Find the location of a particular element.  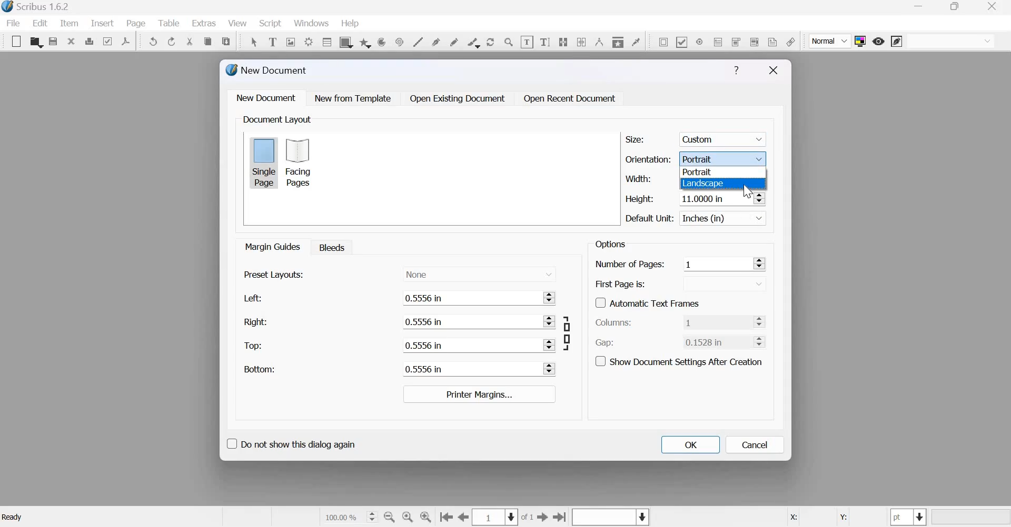

Increase and Decrease is located at coordinates (758, 263).